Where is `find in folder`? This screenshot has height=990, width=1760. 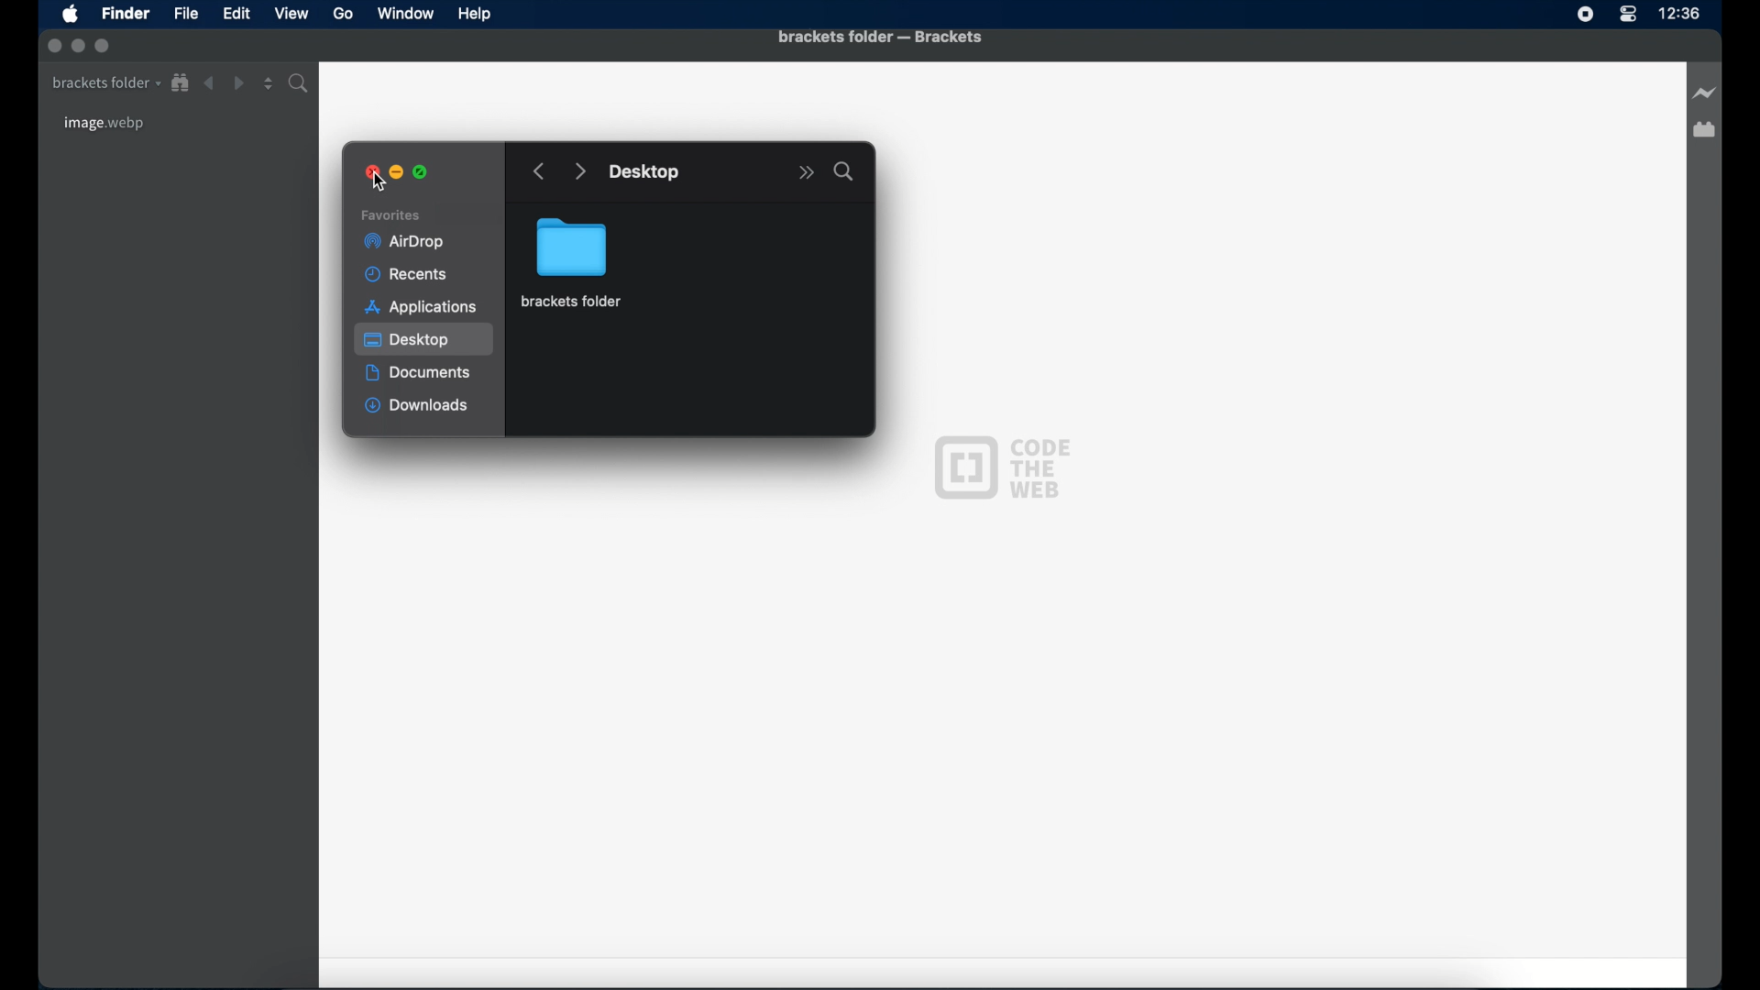
find in folder is located at coordinates (302, 83).